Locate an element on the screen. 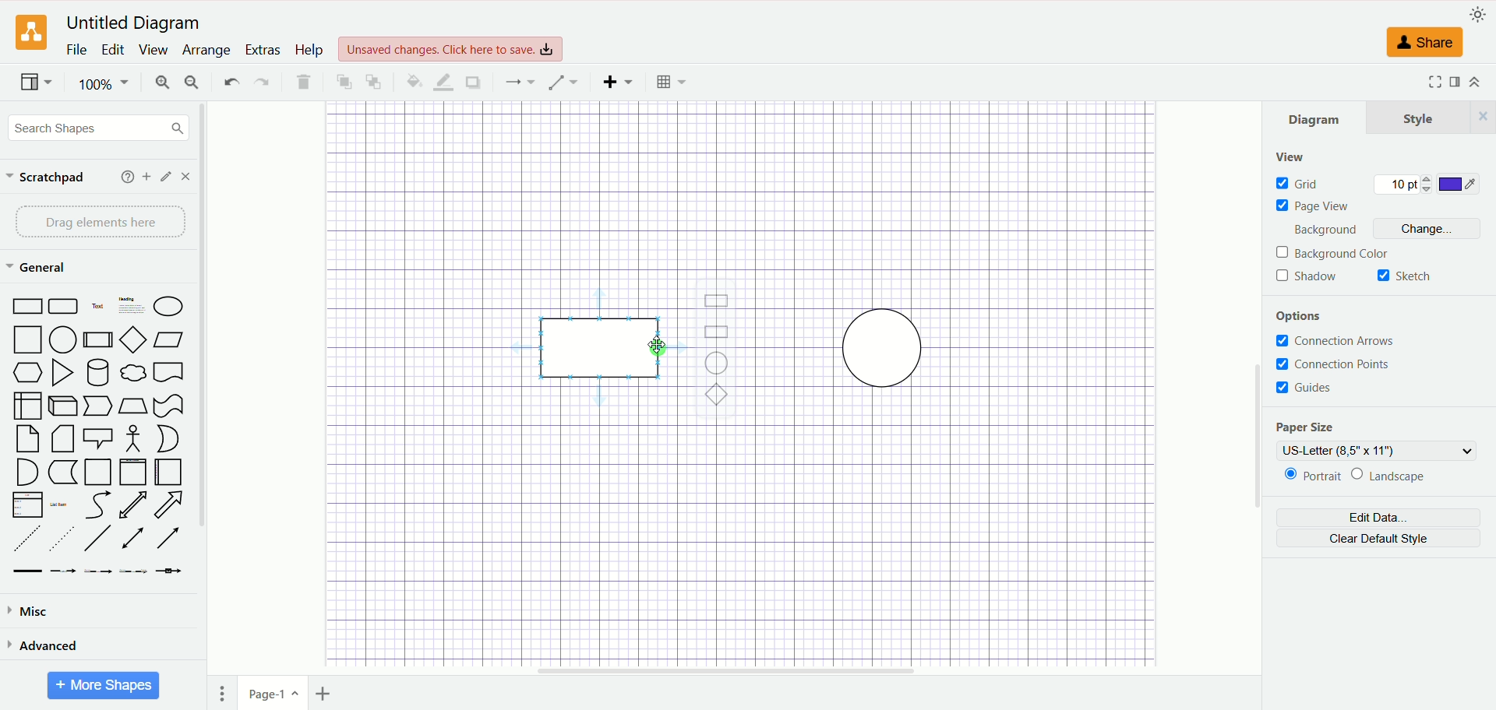  file is located at coordinates (76, 51).